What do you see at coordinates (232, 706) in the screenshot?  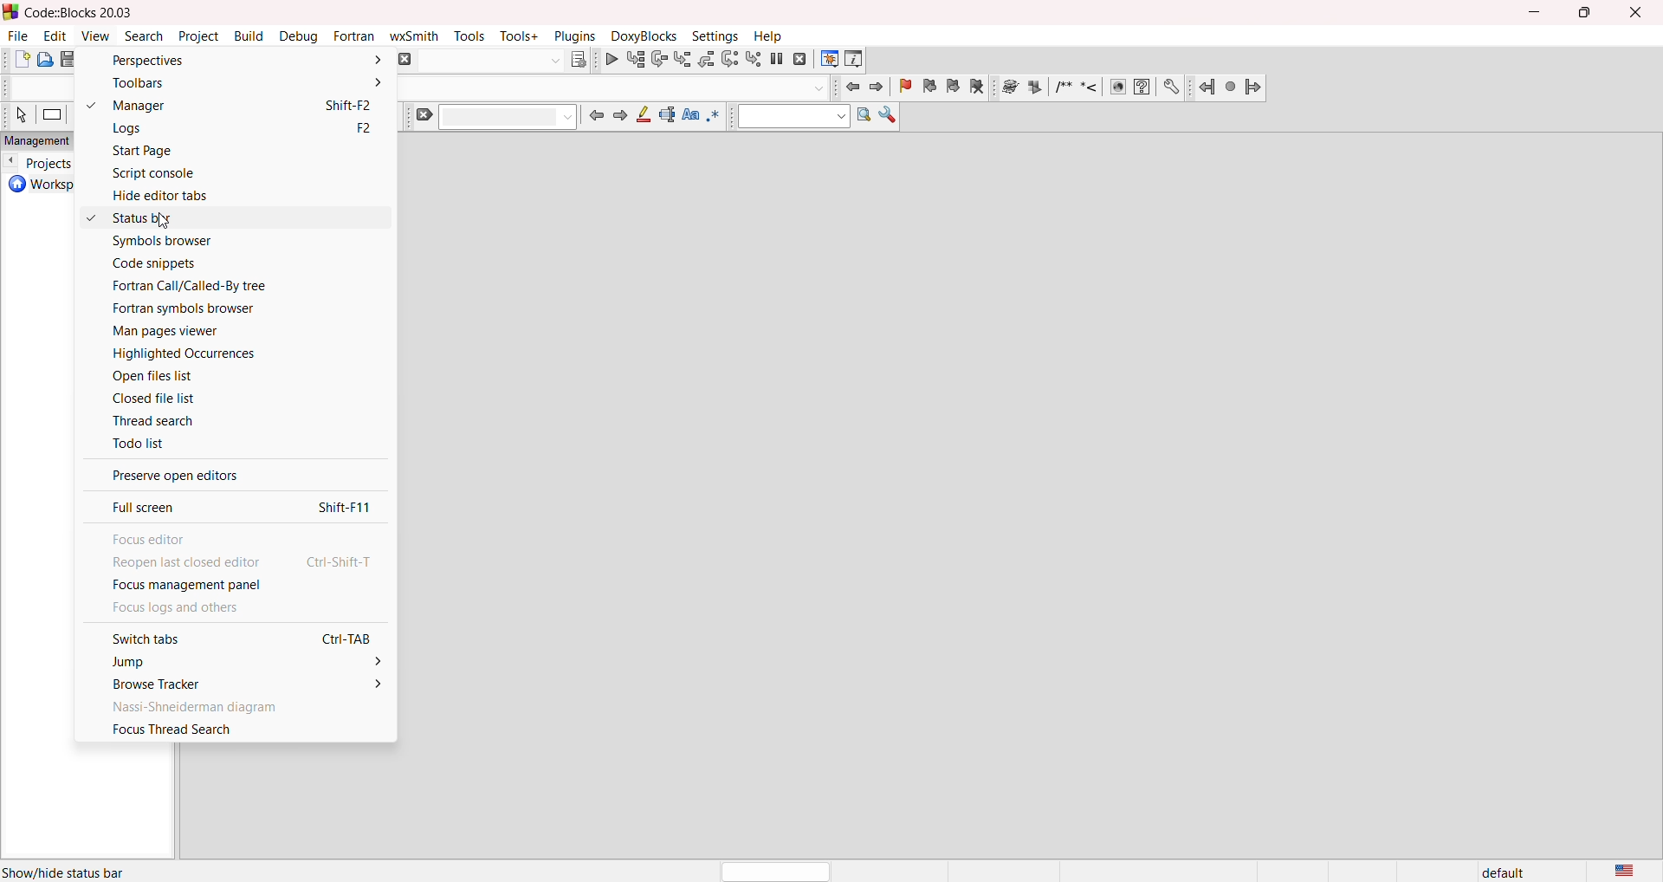 I see `nassi-shneiderman diagram` at bounding box center [232, 706].